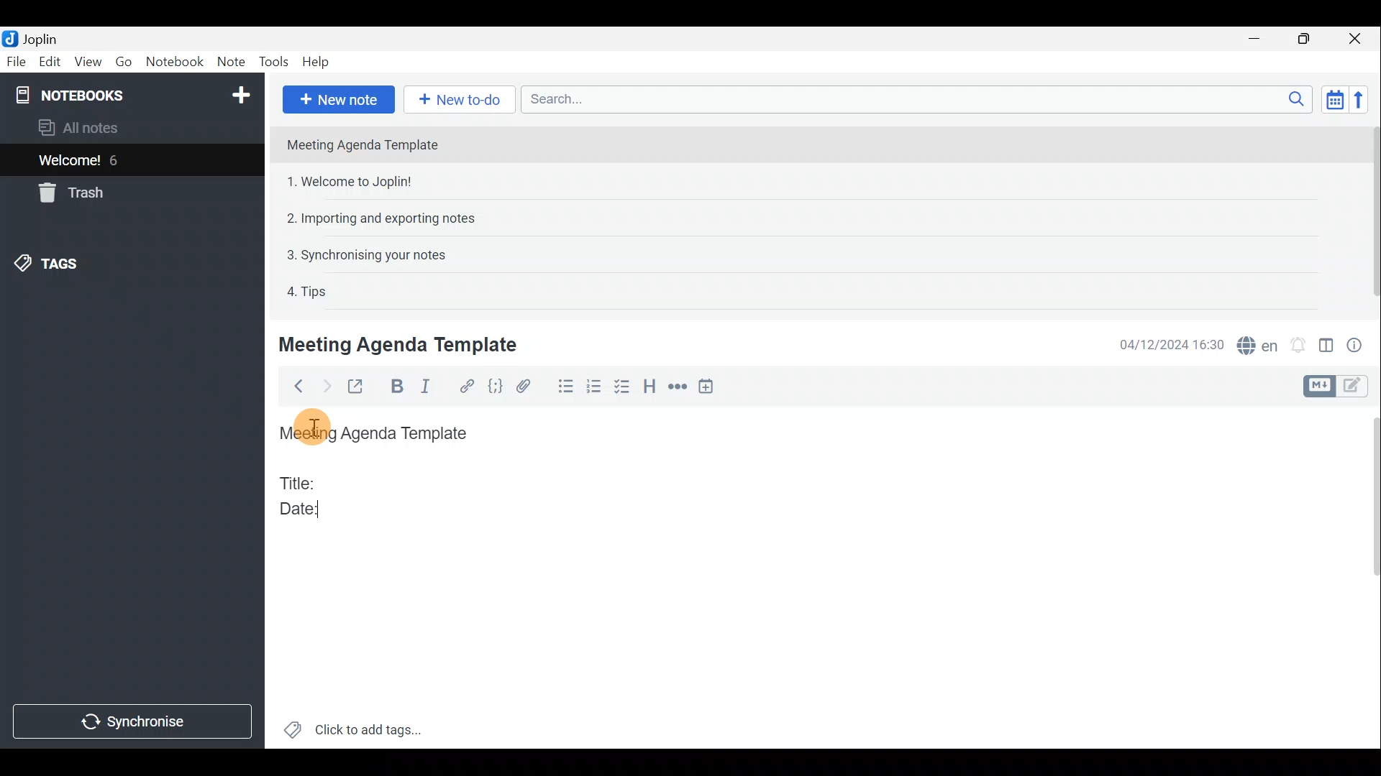 The image size is (1381, 776). What do you see at coordinates (1300, 345) in the screenshot?
I see `Set alarm` at bounding box center [1300, 345].